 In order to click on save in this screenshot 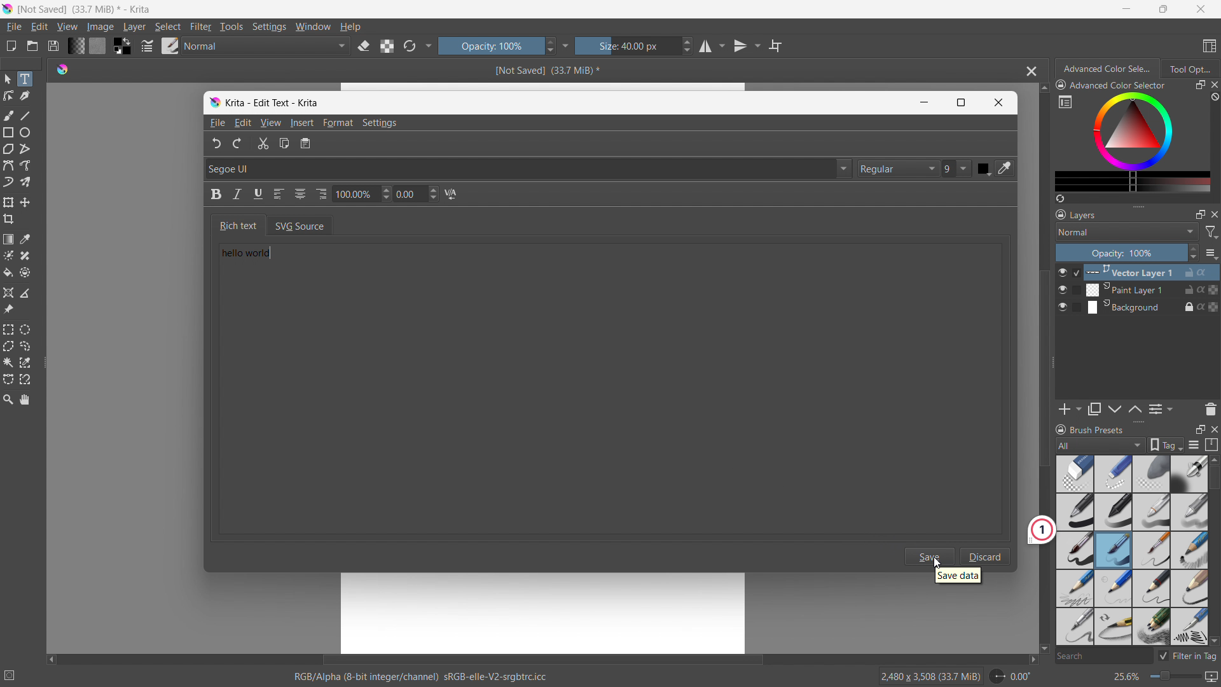, I will do `click(930, 556)`.